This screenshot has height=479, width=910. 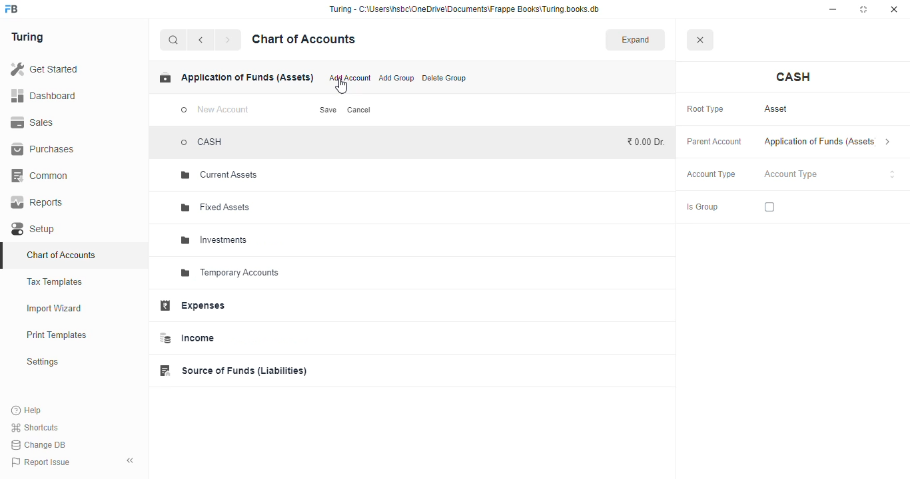 I want to click on source of funds (liabilities), so click(x=234, y=371).